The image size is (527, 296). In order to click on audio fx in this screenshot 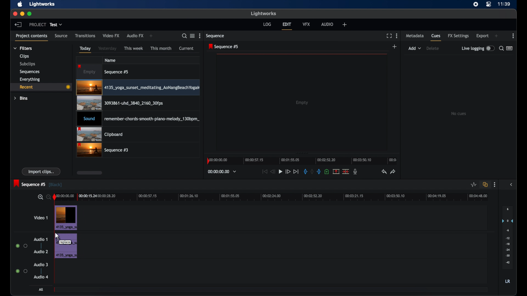, I will do `click(135, 36)`.